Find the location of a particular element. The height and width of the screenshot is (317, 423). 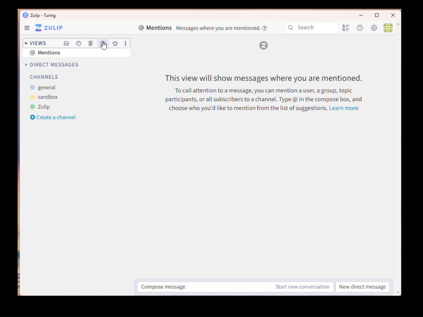

Zulip is located at coordinates (41, 107).